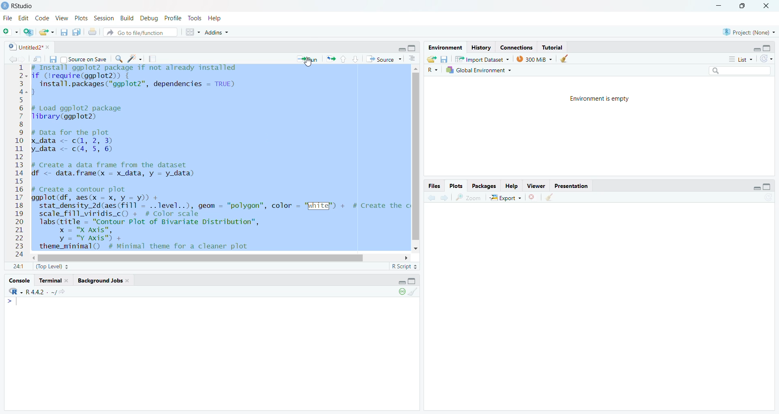 This screenshot has height=414, width=779. Describe the element at coordinates (149, 19) in the screenshot. I see `Debug` at that location.